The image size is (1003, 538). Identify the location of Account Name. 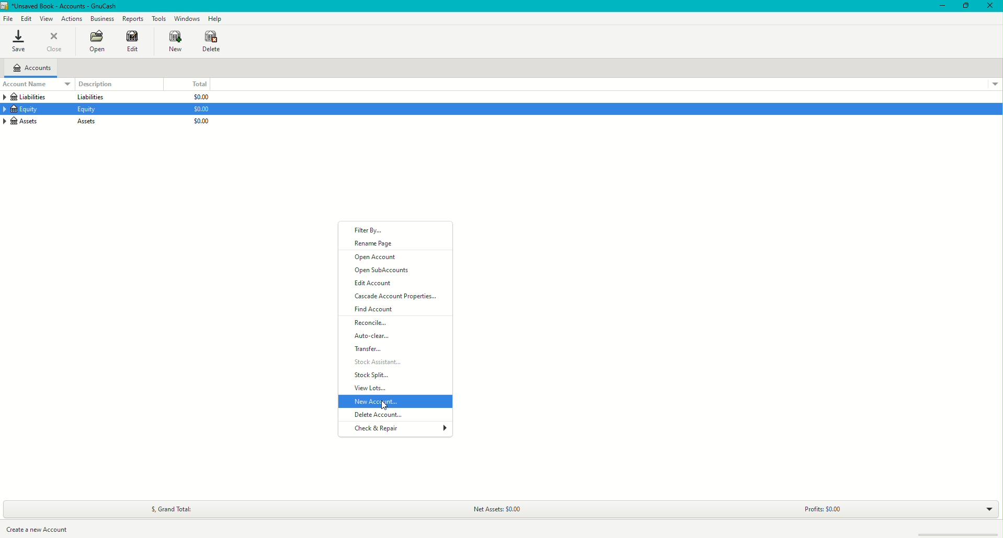
(31, 84).